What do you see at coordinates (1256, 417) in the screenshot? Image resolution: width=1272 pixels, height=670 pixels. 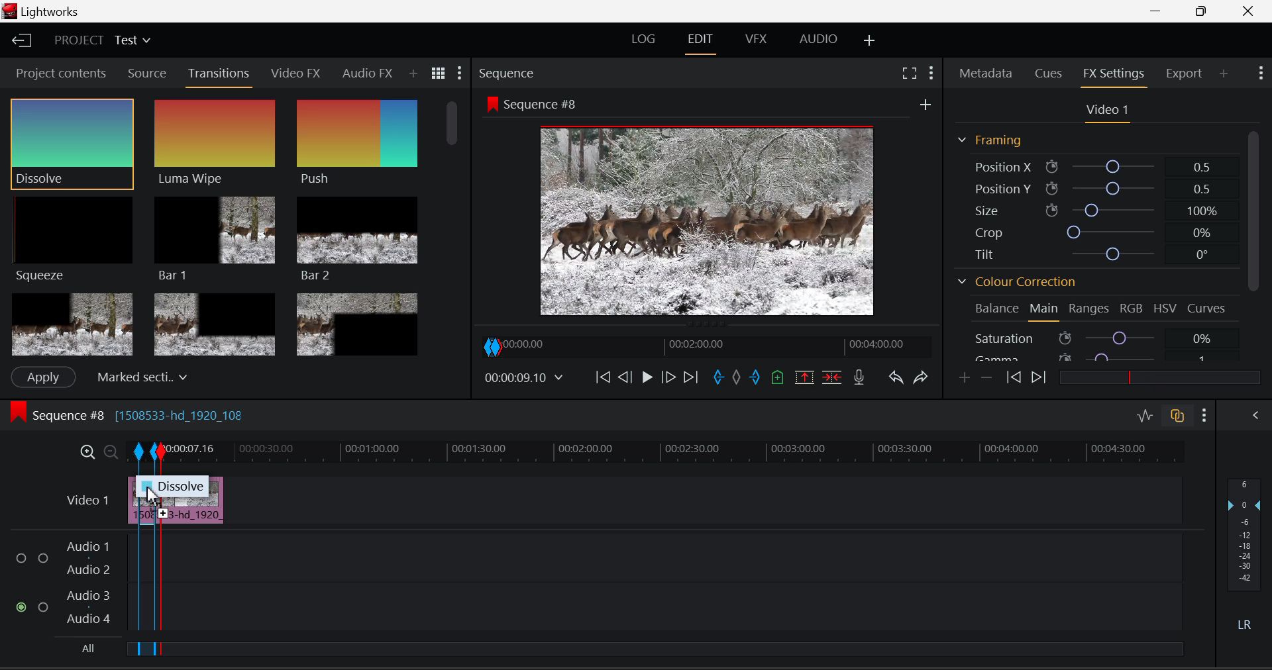 I see `Show Audio Mix` at bounding box center [1256, 417].